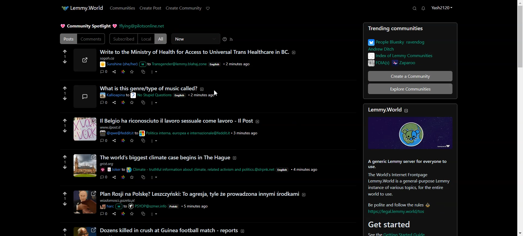 This screenshot has width=523, height=236. Describe the element at coordinates (85, 128) in the screenshot. I see `image` at that location.